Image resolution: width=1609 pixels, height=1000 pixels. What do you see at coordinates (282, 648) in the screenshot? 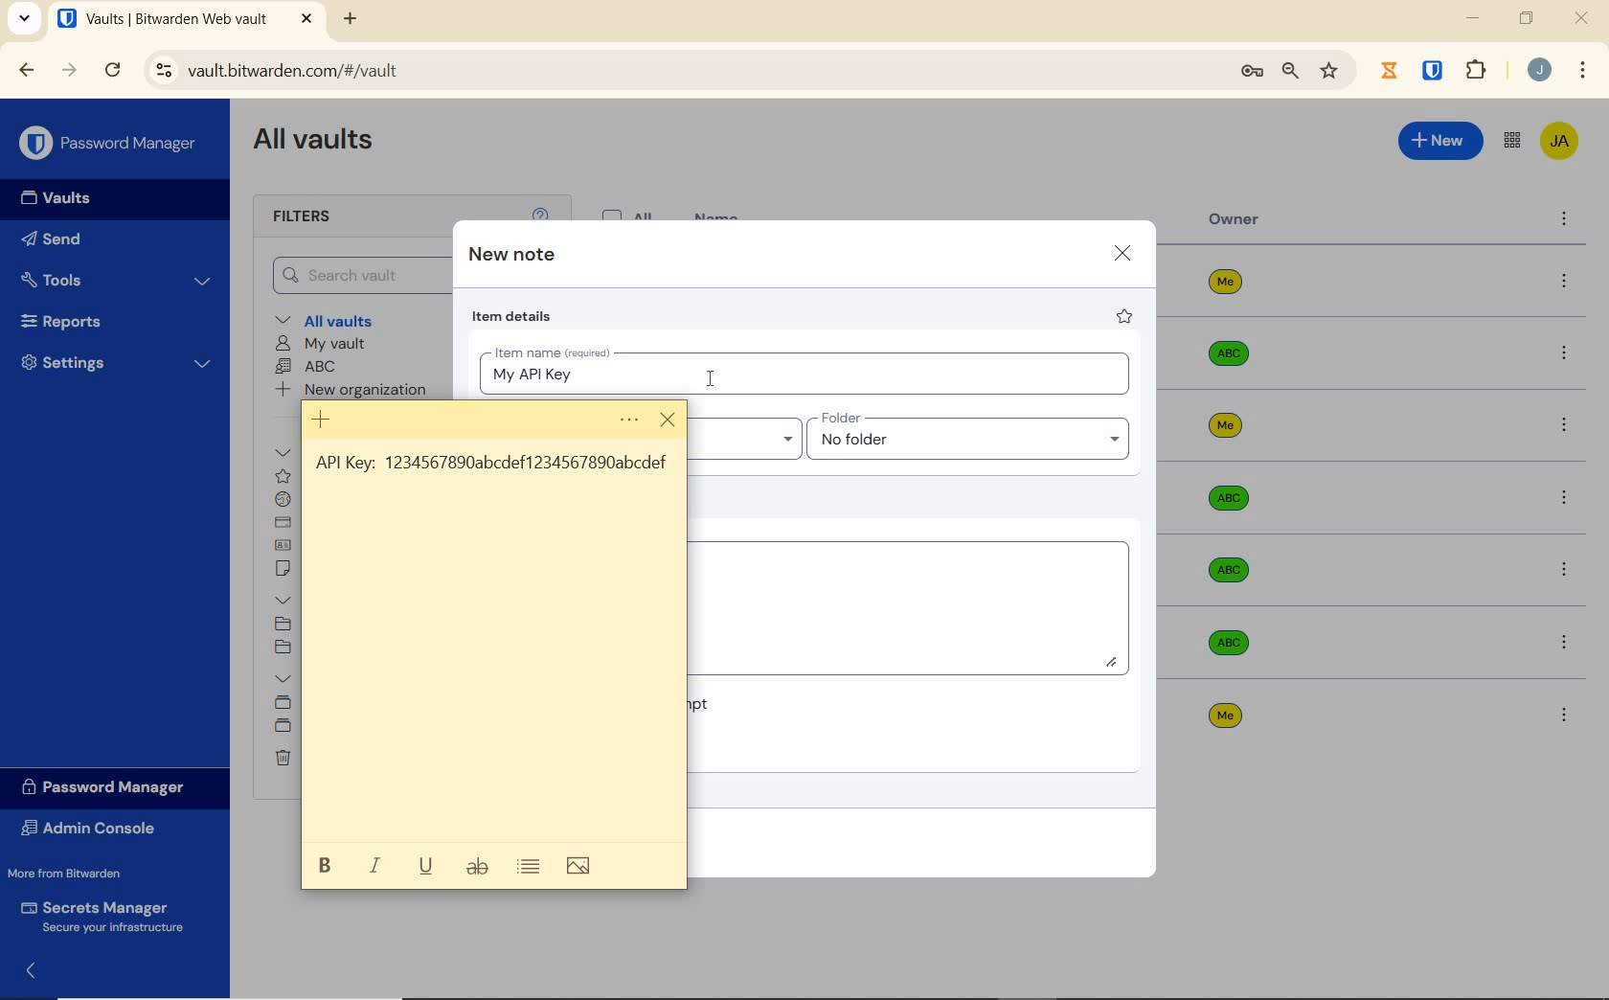
I see `No folder` at bounding box center [282, 648].